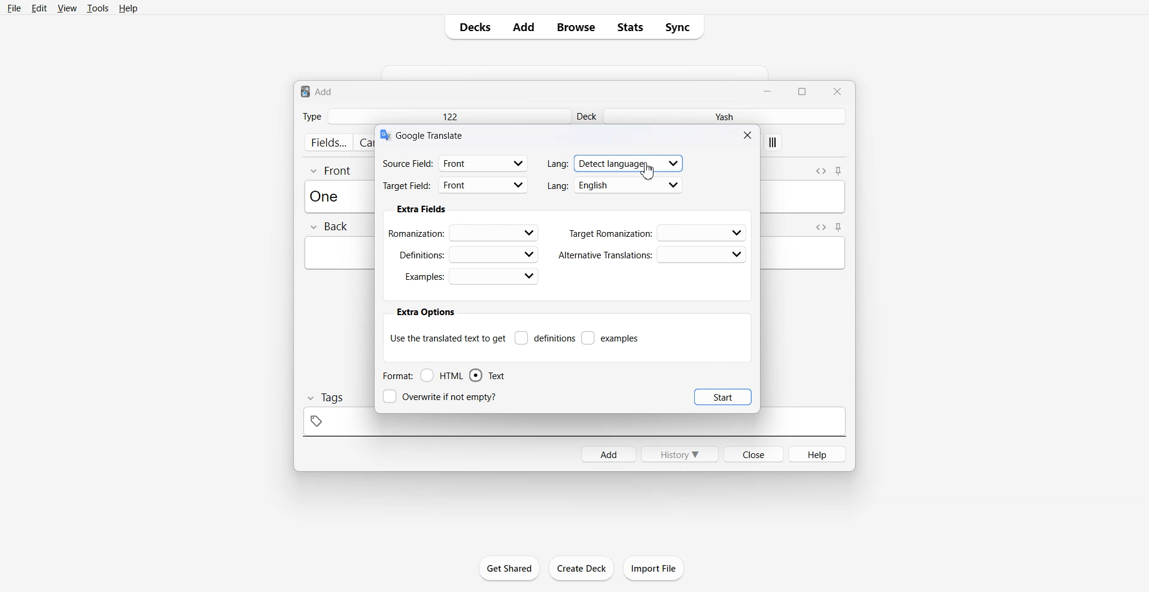  I want to click on View, so click(66, 8).